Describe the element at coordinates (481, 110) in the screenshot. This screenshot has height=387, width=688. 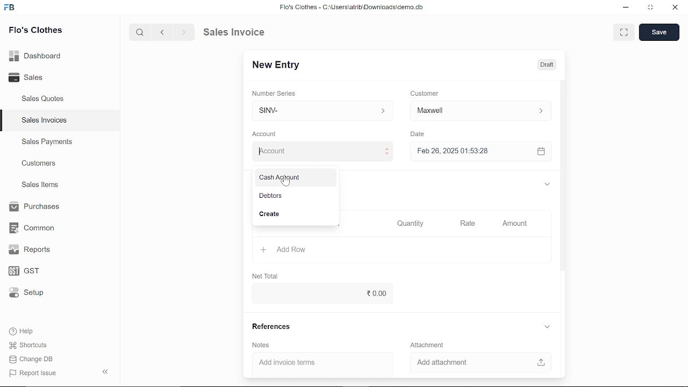
I see `Customer` at that location.